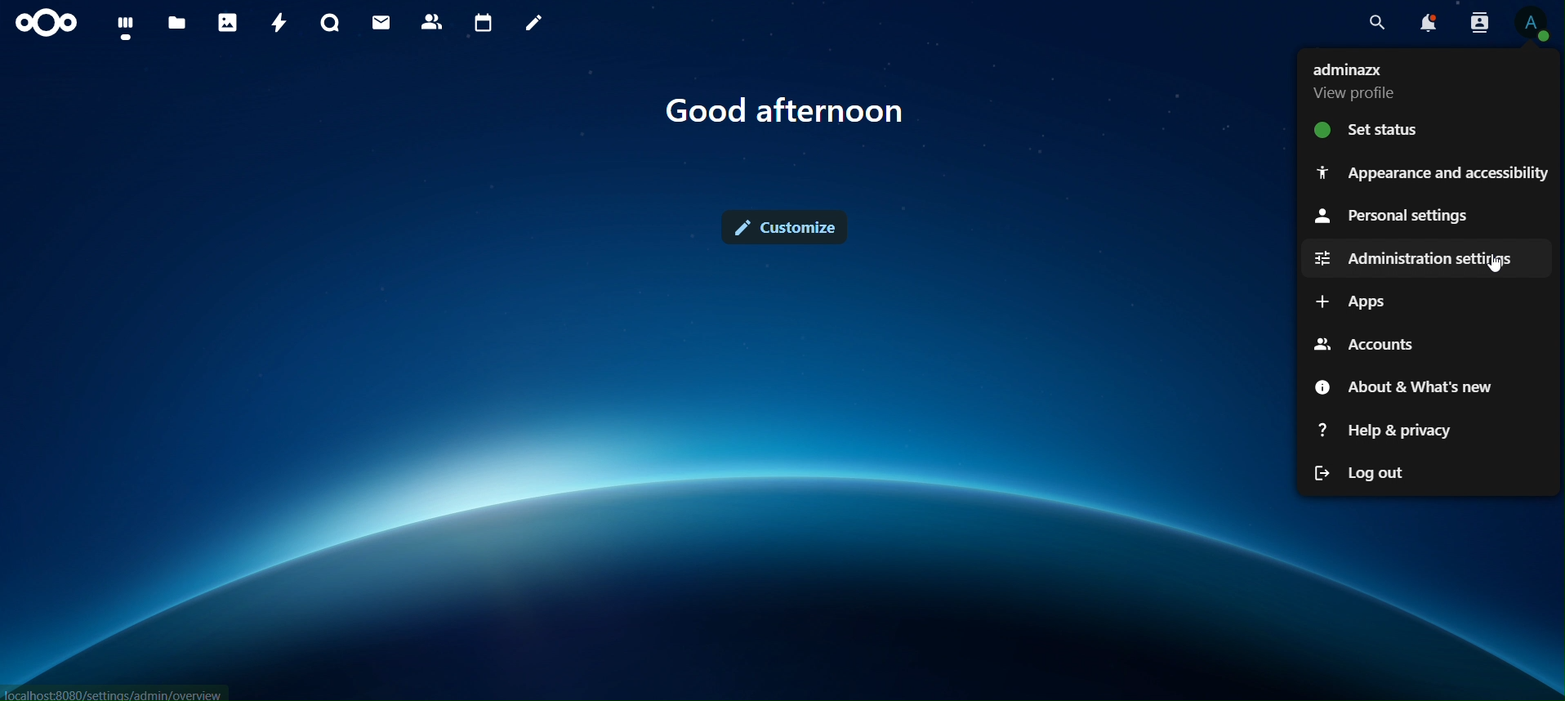 The width and height of the screenshot is (1565, 701). What do you see at coordinates (1374, 22) in the screenshot?
I see `search` at bounding box center [1374, 22].